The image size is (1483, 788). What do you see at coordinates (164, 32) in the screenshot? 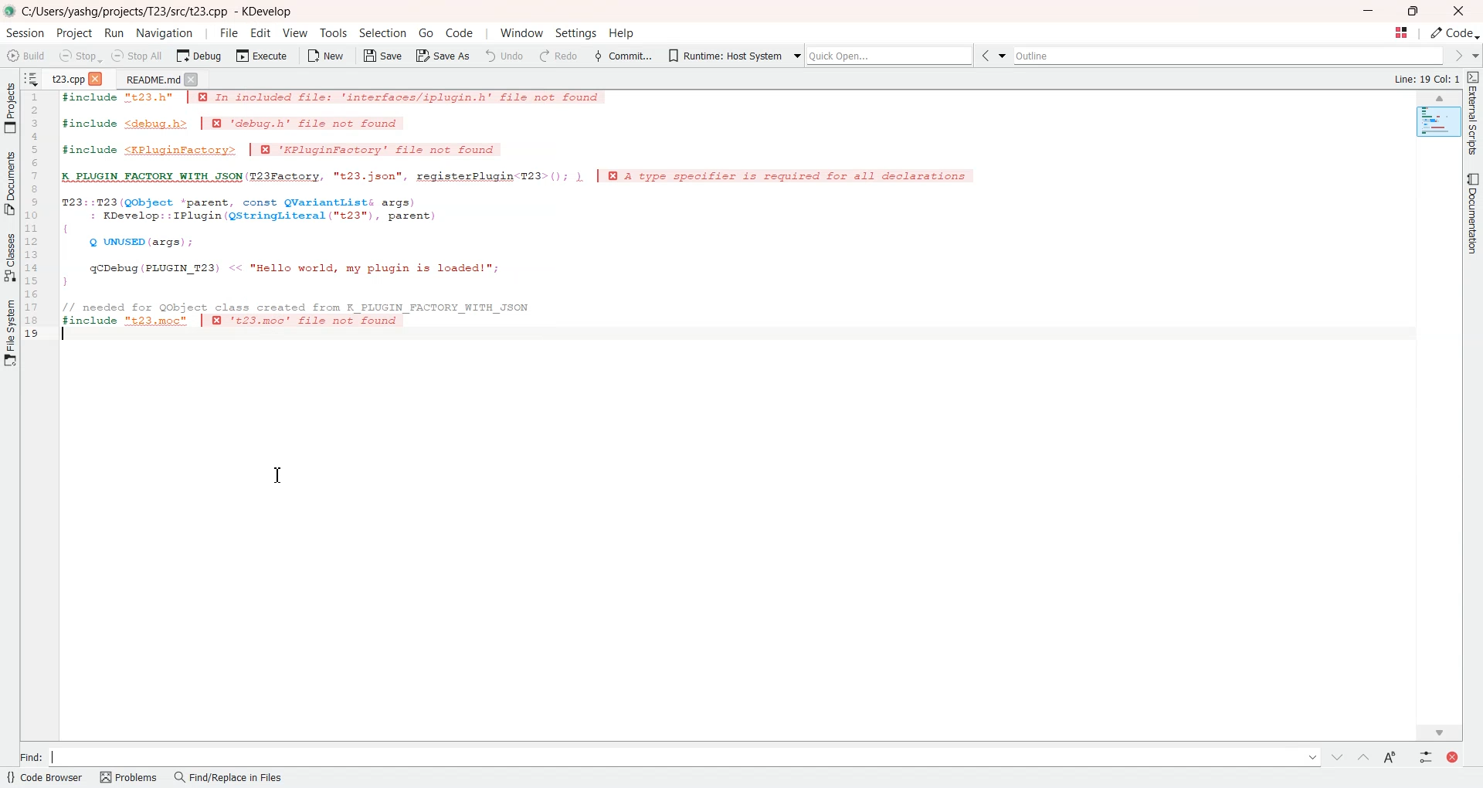
I see `Navigation` at bounding box center [164, 32].